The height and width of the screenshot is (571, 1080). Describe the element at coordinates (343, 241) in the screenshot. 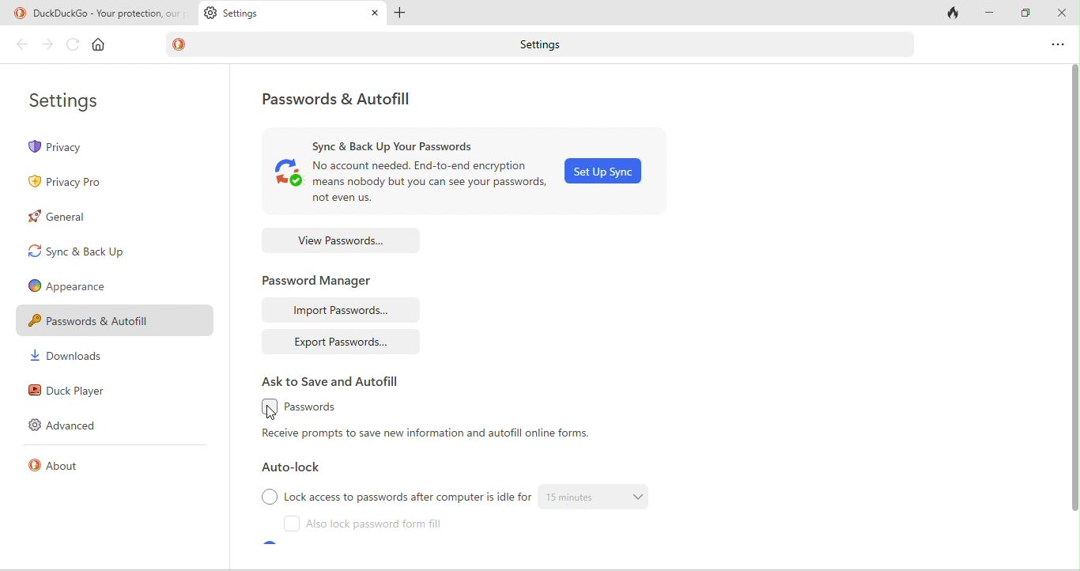

I see `view passwords` at that location.